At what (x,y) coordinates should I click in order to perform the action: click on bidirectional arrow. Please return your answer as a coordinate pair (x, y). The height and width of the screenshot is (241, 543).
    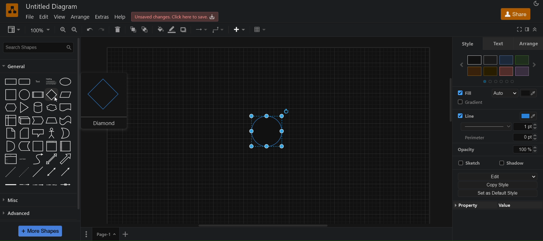
    Looking at the image, I should click on (50, 159).